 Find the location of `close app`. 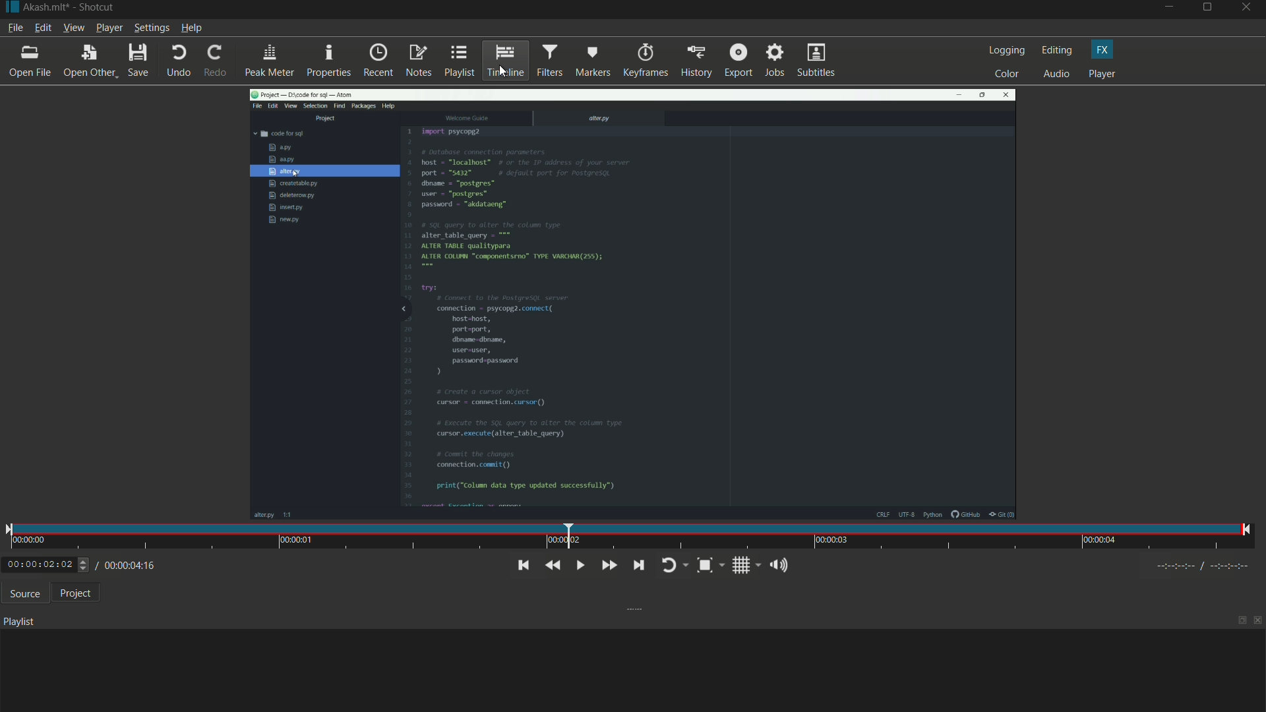

close app is located at coordinates (1249, 10).